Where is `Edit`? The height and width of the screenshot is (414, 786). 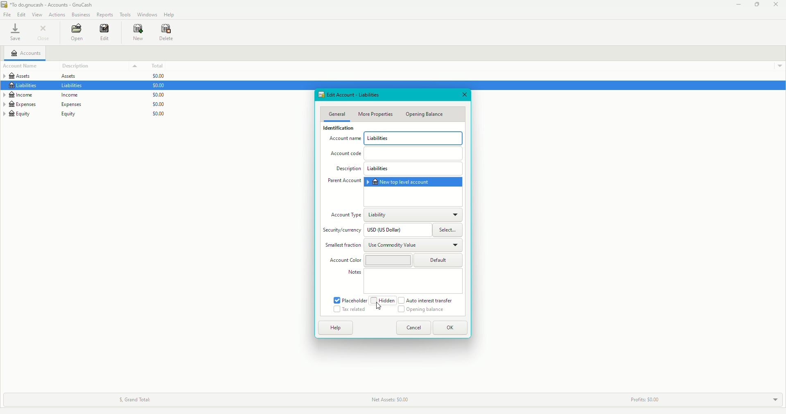 Edit is located at coordinates (20, 14).